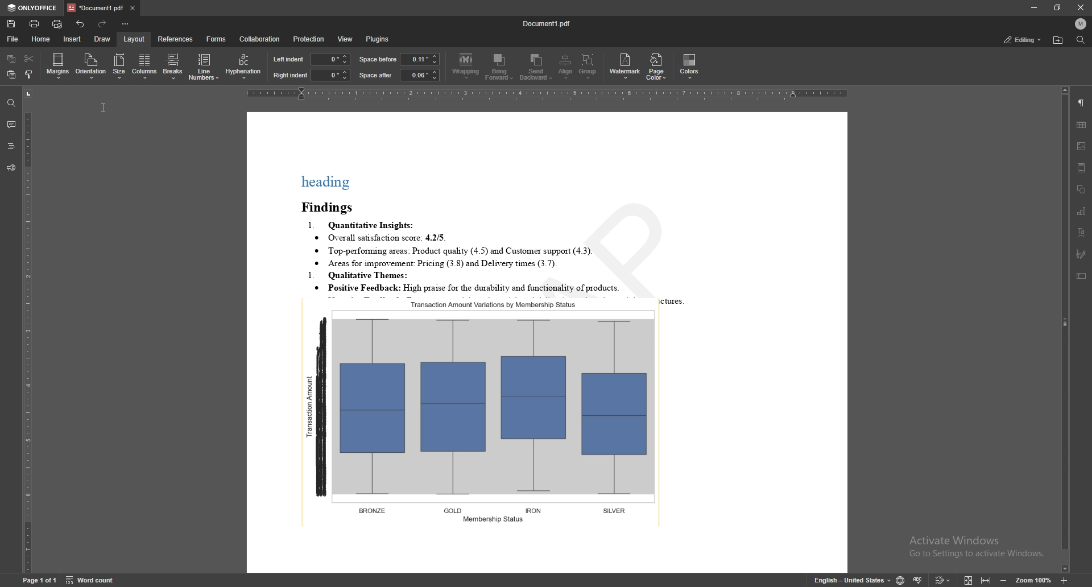  What do you see at coordinates (565, 66) in the screenshot?
I see `align` at bounding box center [565, 66].